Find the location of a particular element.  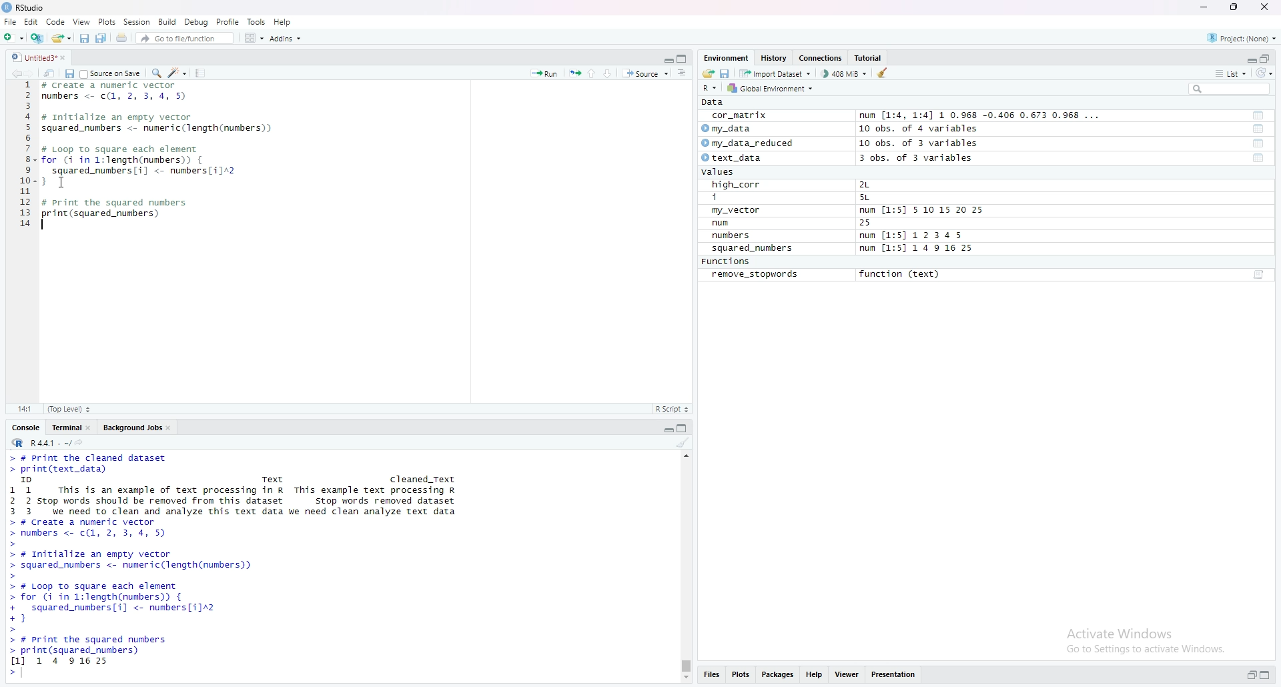

minimize is located at coordinates (667, 427).